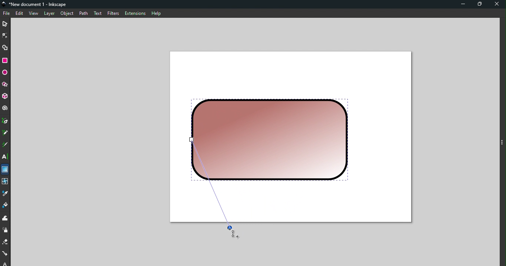 The image size is (506, 266). What do you see at coordinates (6, 96) in the screenshot?
I see `3D box tool` at bounding box center [6, 96].